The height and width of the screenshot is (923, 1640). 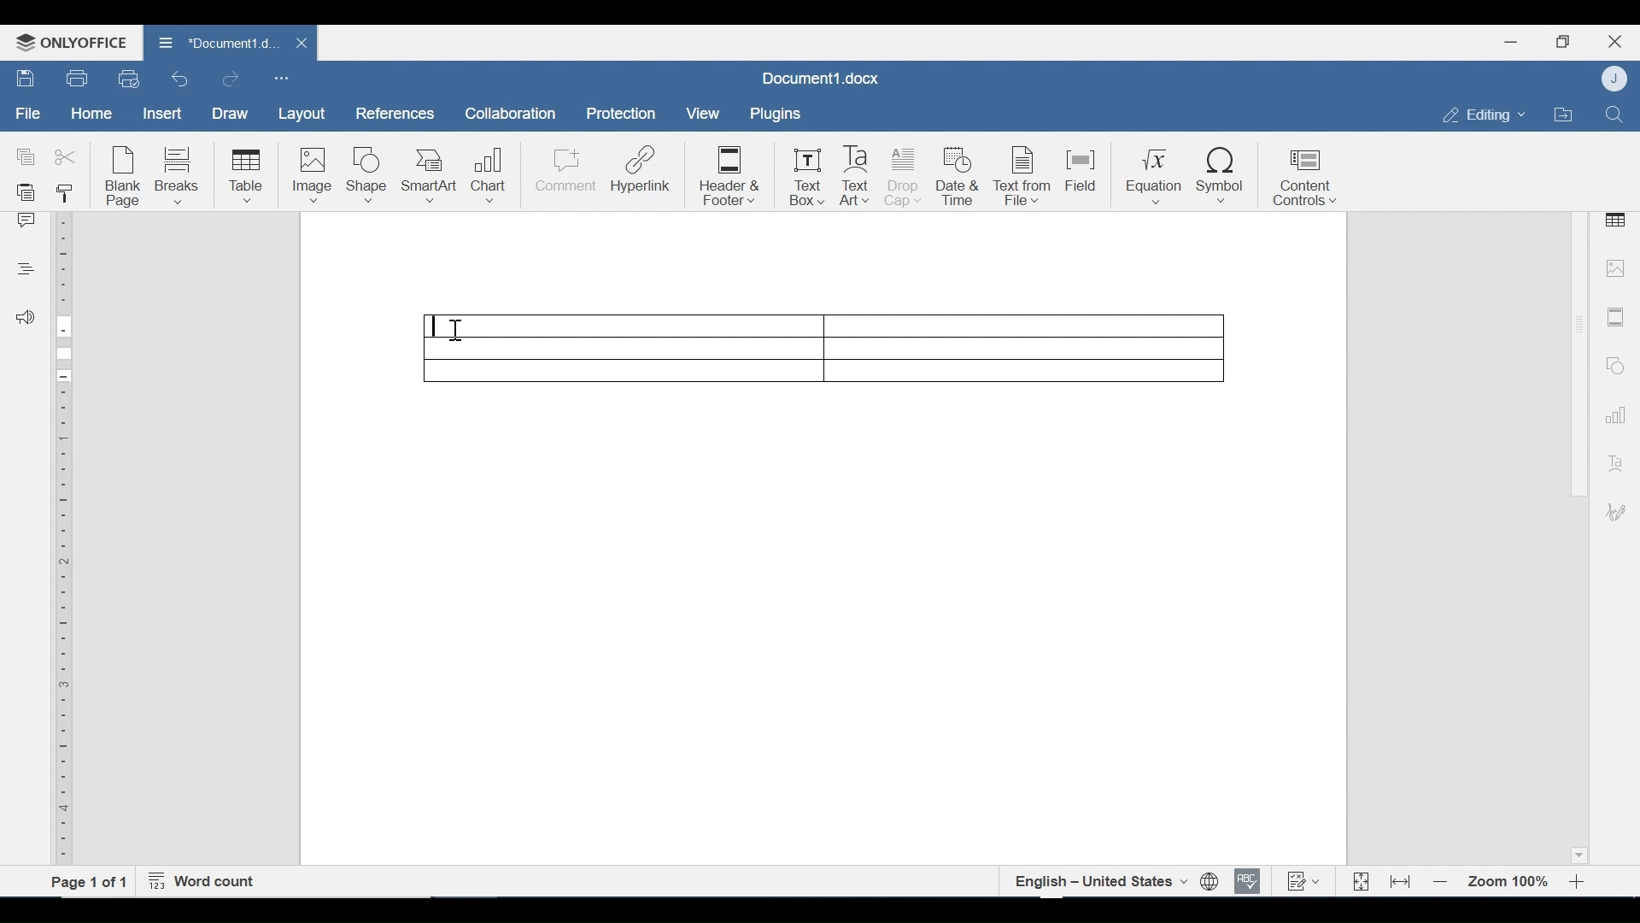 What do you see at coordinates (125, 178) in the screenshot?
I see `Blank Page` at bounding box center [125, 178].